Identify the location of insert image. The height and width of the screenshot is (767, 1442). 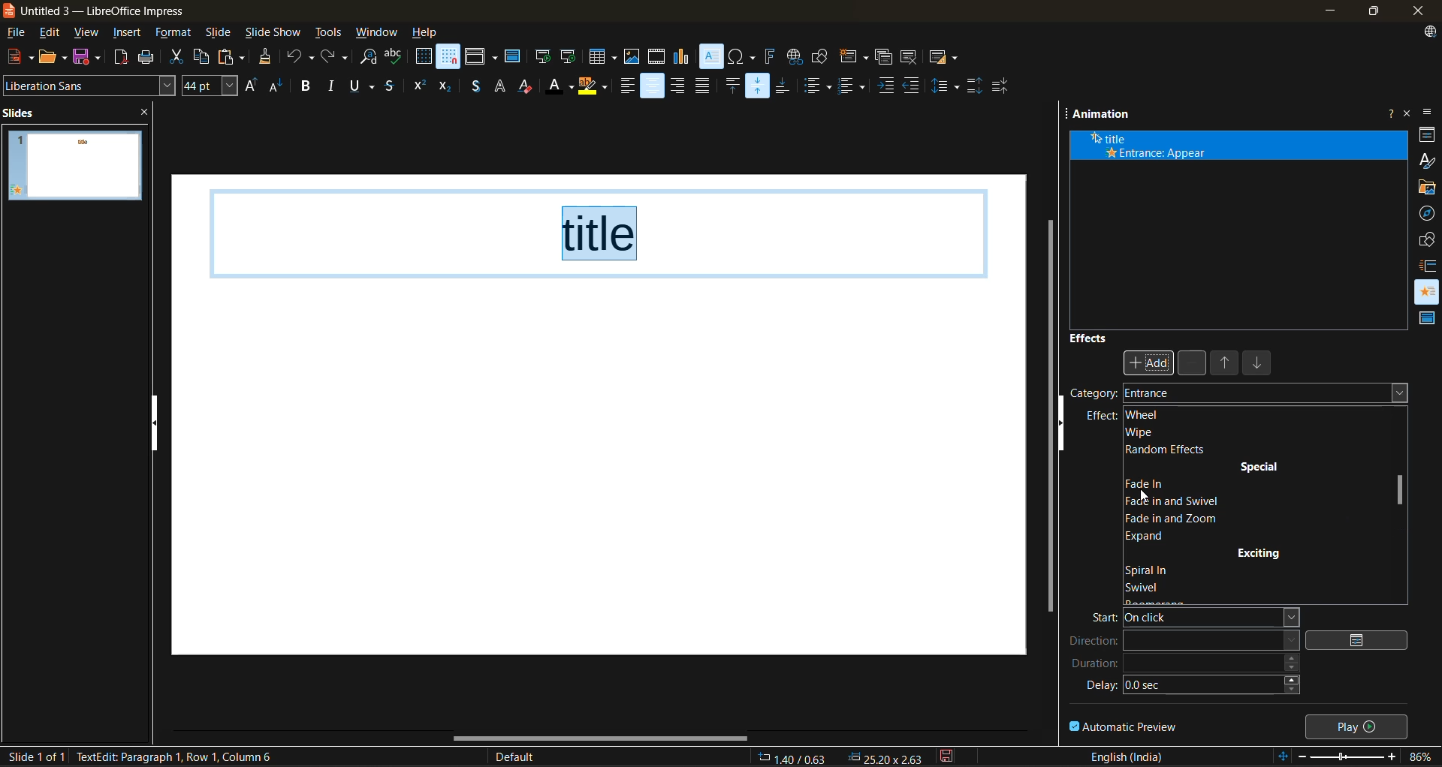
(635, 57).